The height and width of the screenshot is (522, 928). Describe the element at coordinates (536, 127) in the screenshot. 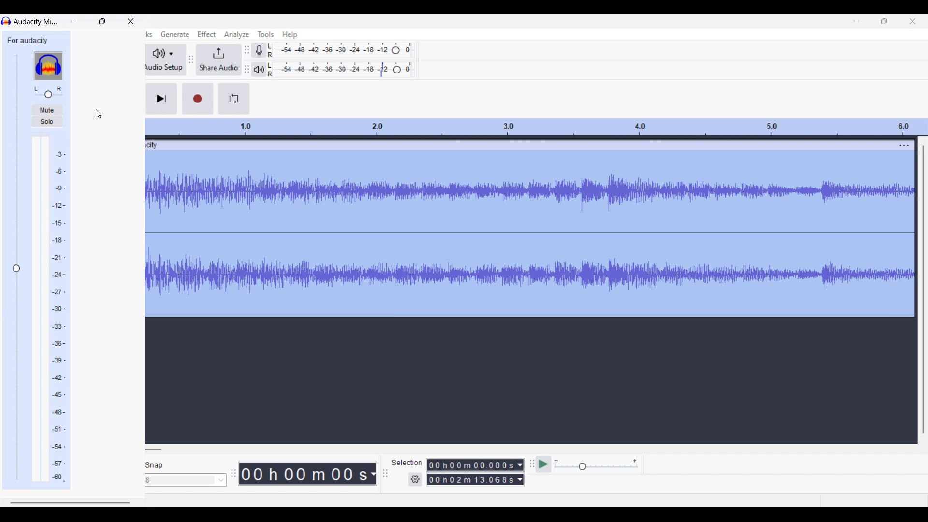

I see `Scale to measure length of track` at that location.